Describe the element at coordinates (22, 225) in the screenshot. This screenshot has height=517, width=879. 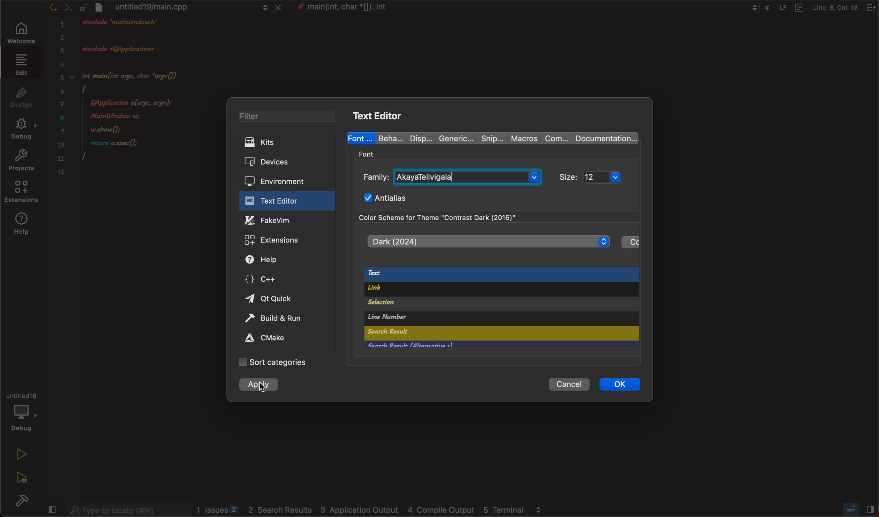
I see `help` at that location.